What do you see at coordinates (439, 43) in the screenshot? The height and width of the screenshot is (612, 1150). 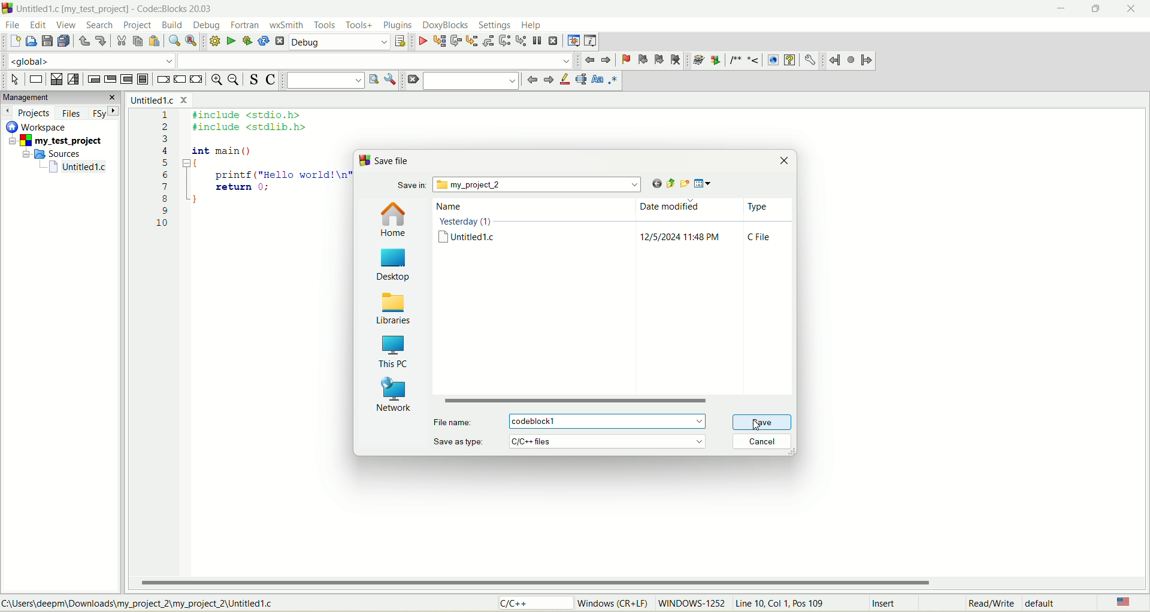 I see `run to cursor` at bounding box center [439, 43].